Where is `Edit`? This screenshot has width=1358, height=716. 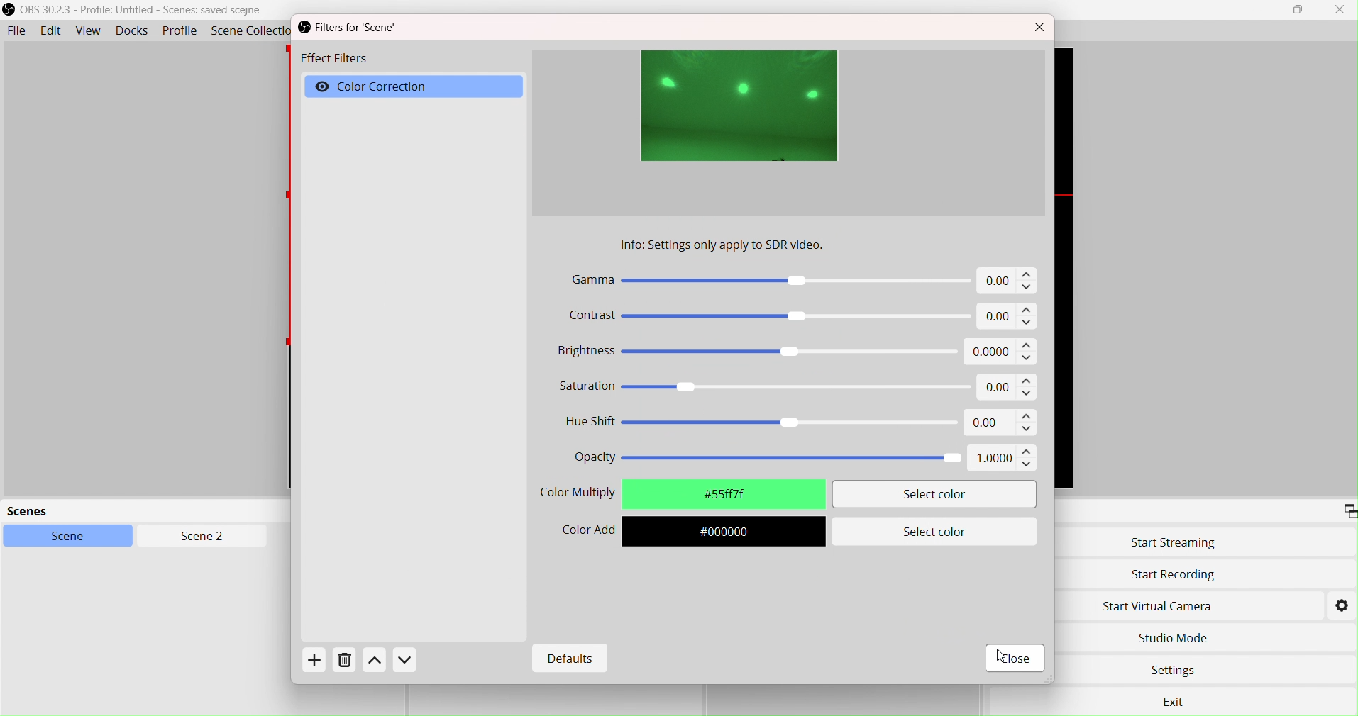 Edit is located at coordinates (50, 31).